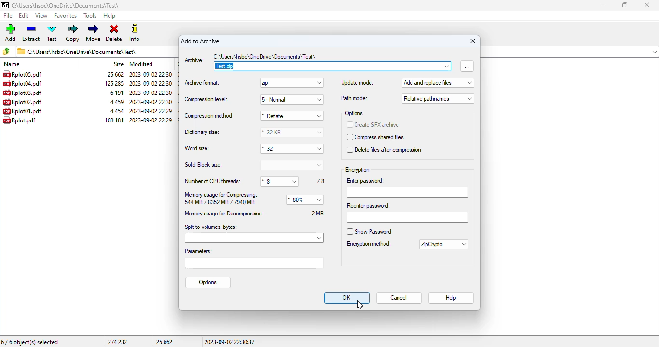  What do you see at coordinates (114, 74) in the screenshot?
I see `size` at bounding box center [114, 74].